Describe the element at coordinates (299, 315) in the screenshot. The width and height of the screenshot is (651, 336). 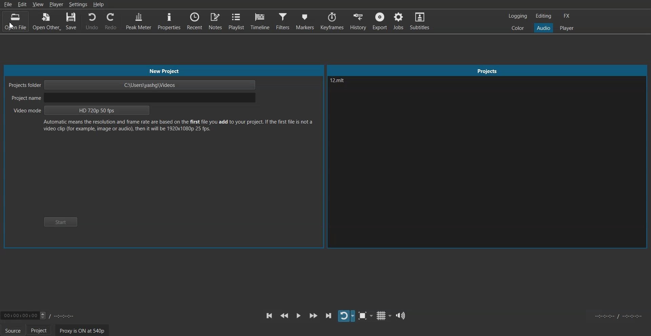
I see `Toggle play or pause` at that location.